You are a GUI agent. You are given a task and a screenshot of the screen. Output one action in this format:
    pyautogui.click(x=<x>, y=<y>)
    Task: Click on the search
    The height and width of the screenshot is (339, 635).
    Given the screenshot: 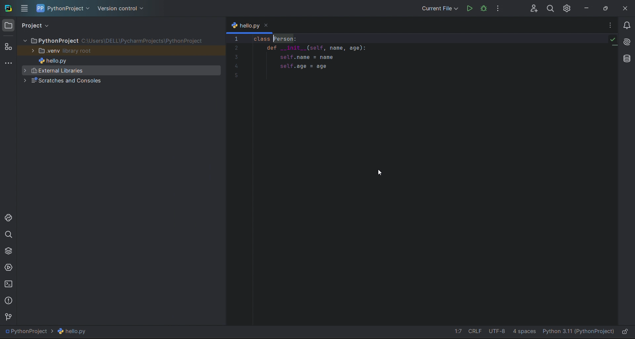 What is the action you would take?
    pyautogui.click(x=9, y=234)
    